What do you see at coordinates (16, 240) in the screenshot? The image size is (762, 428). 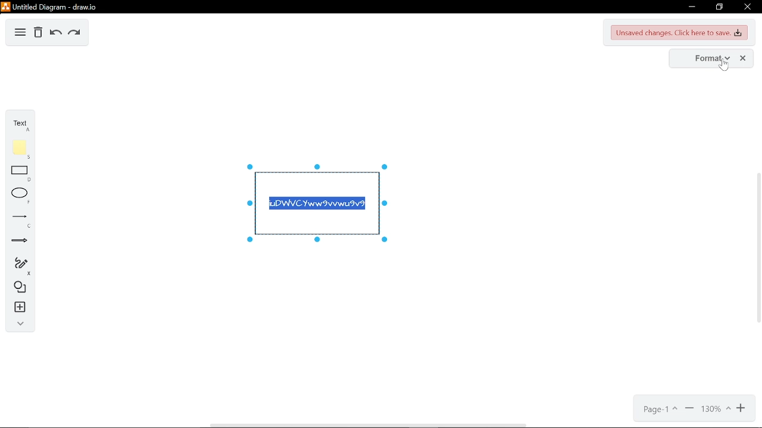 I see `arrows` at bounding box center [16, 240].